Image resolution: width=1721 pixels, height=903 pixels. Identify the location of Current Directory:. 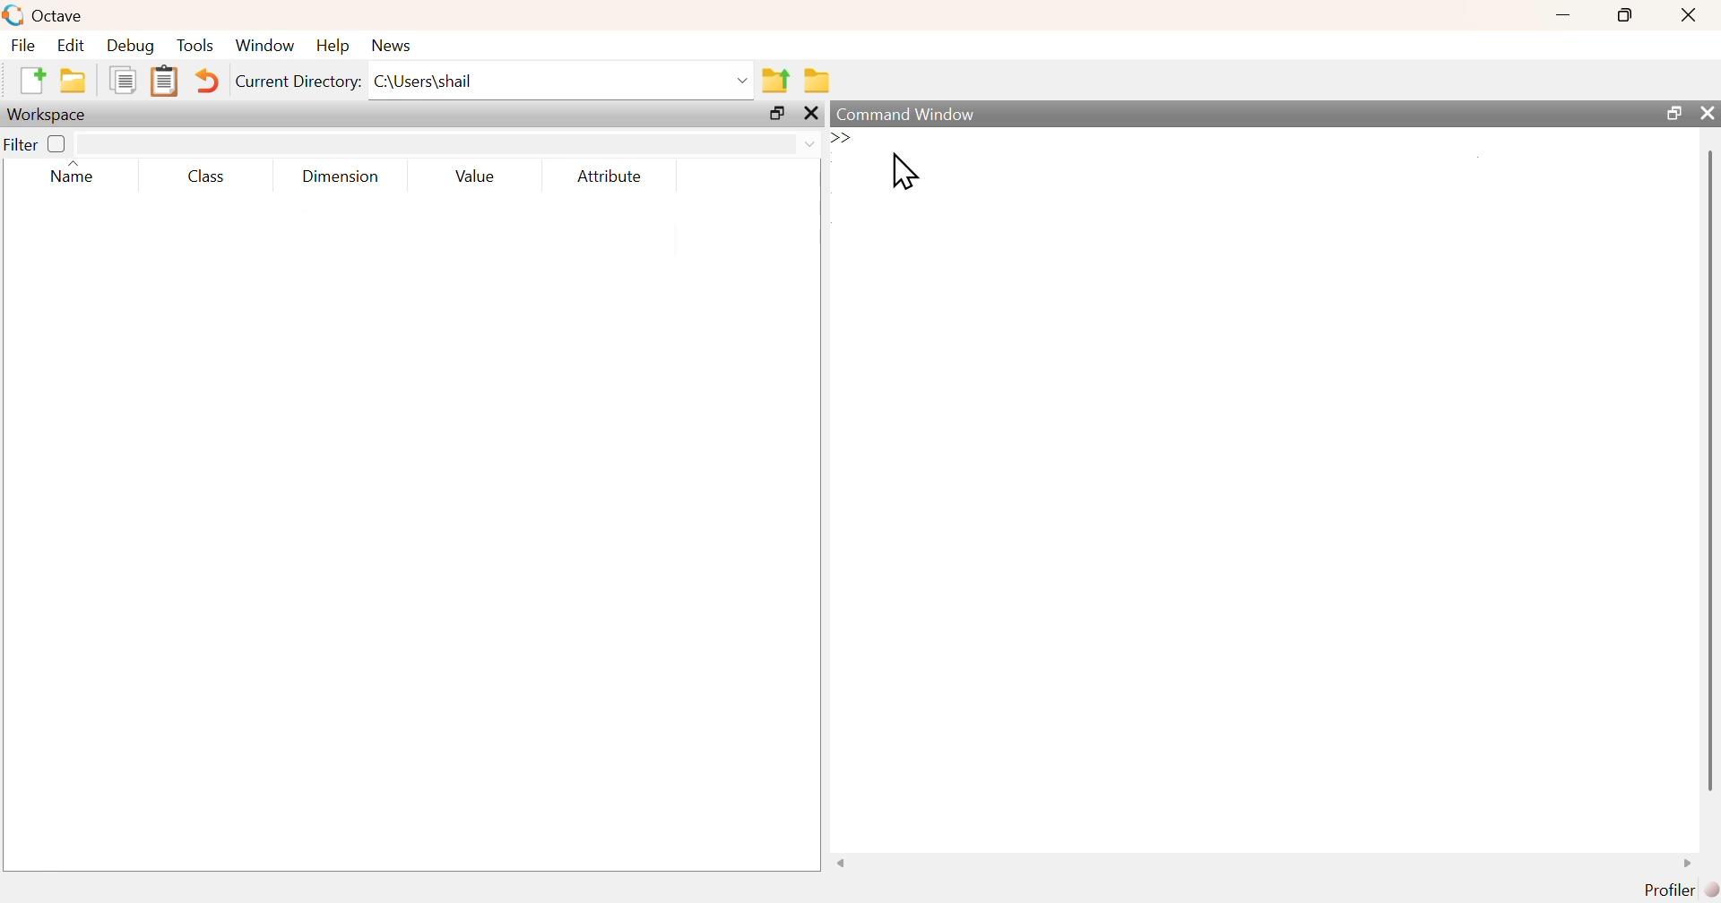
(297, 82).